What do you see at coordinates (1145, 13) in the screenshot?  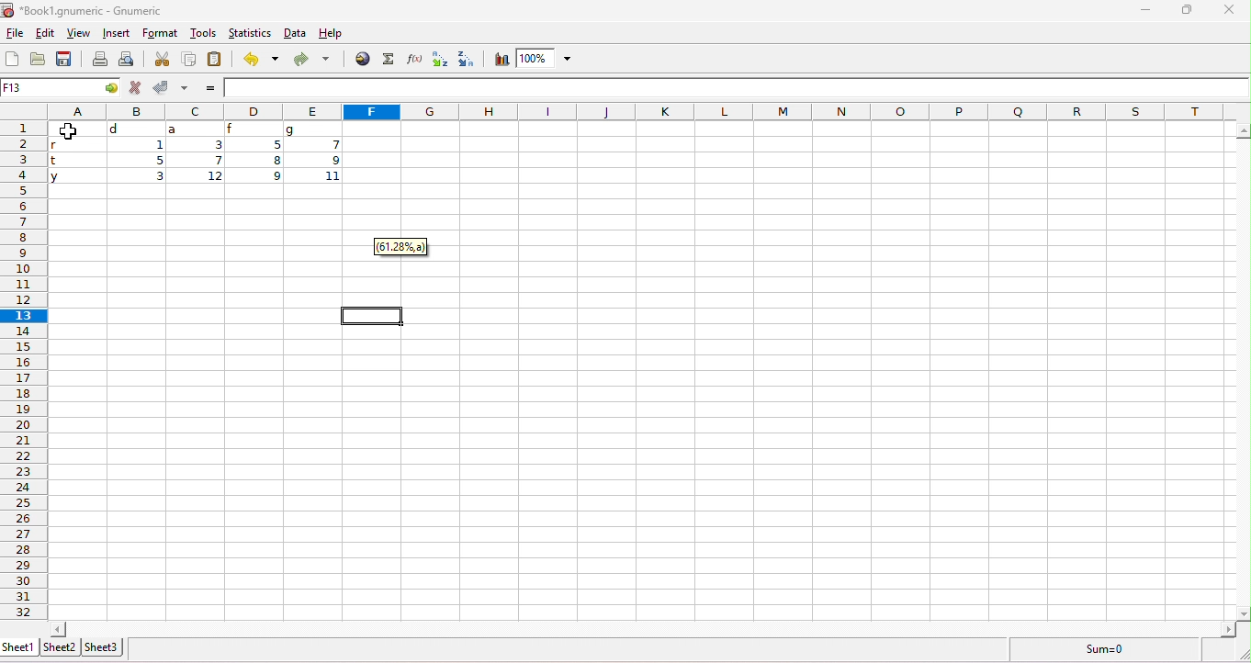 I see `minimize` at bounding box center [1145, 13].